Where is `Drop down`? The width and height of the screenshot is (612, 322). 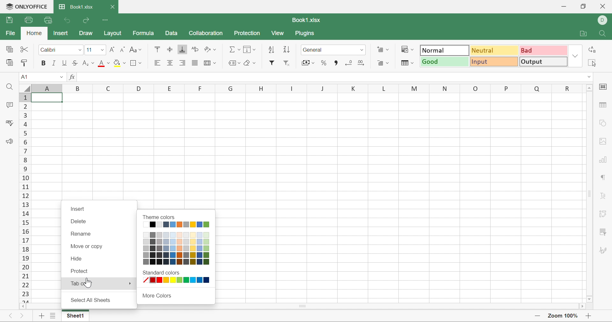
Drop down is located at coordinates (575, 56).